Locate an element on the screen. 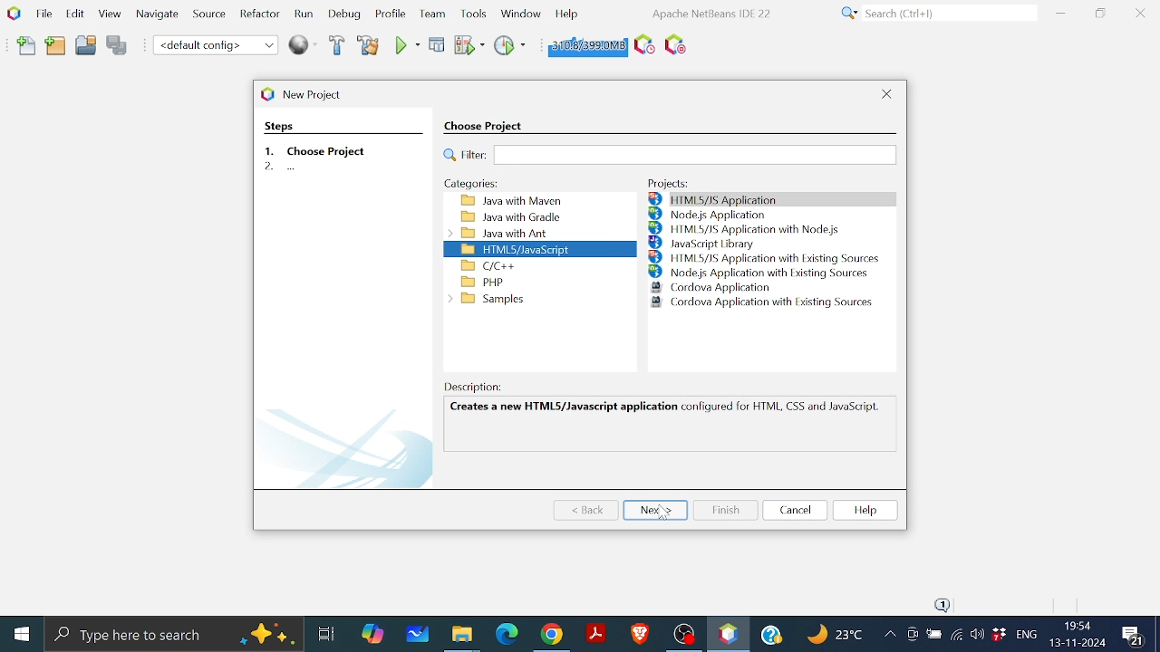 The width and height of the screenshot is (1160, 652). Cancel is located at coordinates (795, 511).